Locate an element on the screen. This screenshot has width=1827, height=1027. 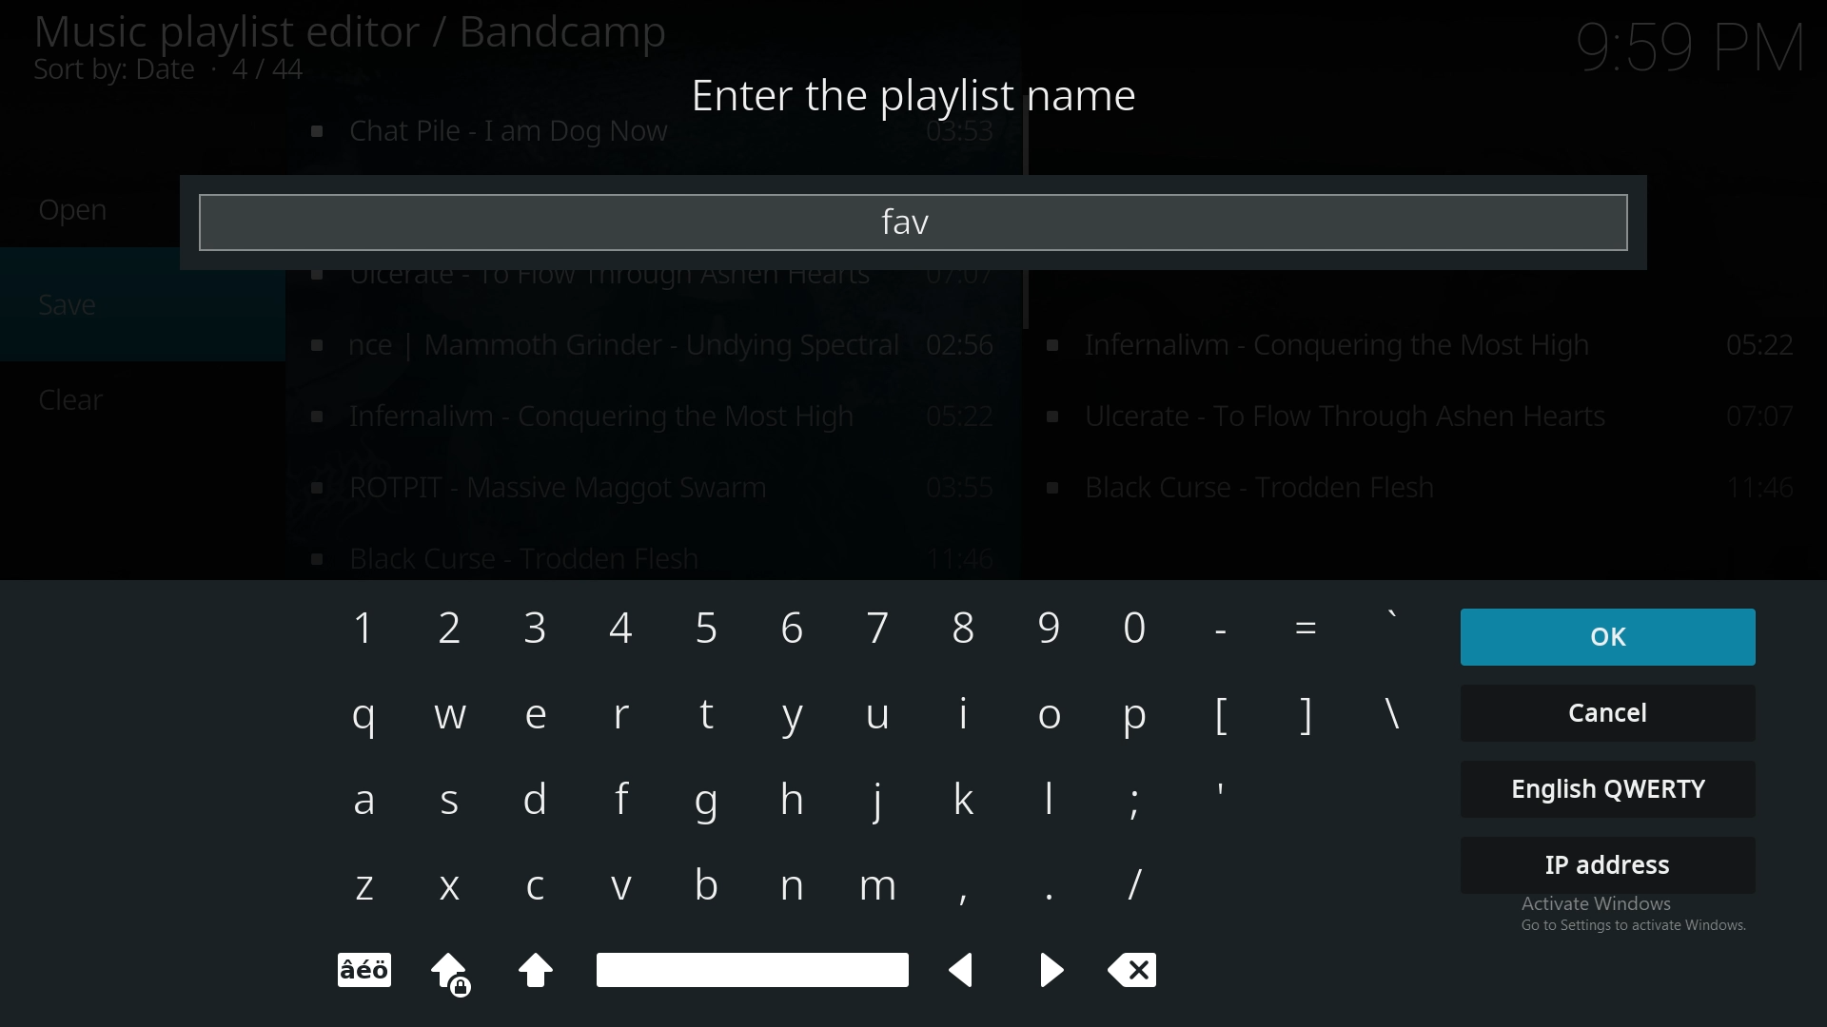
keyboard input is located at coordinates (363, 893).